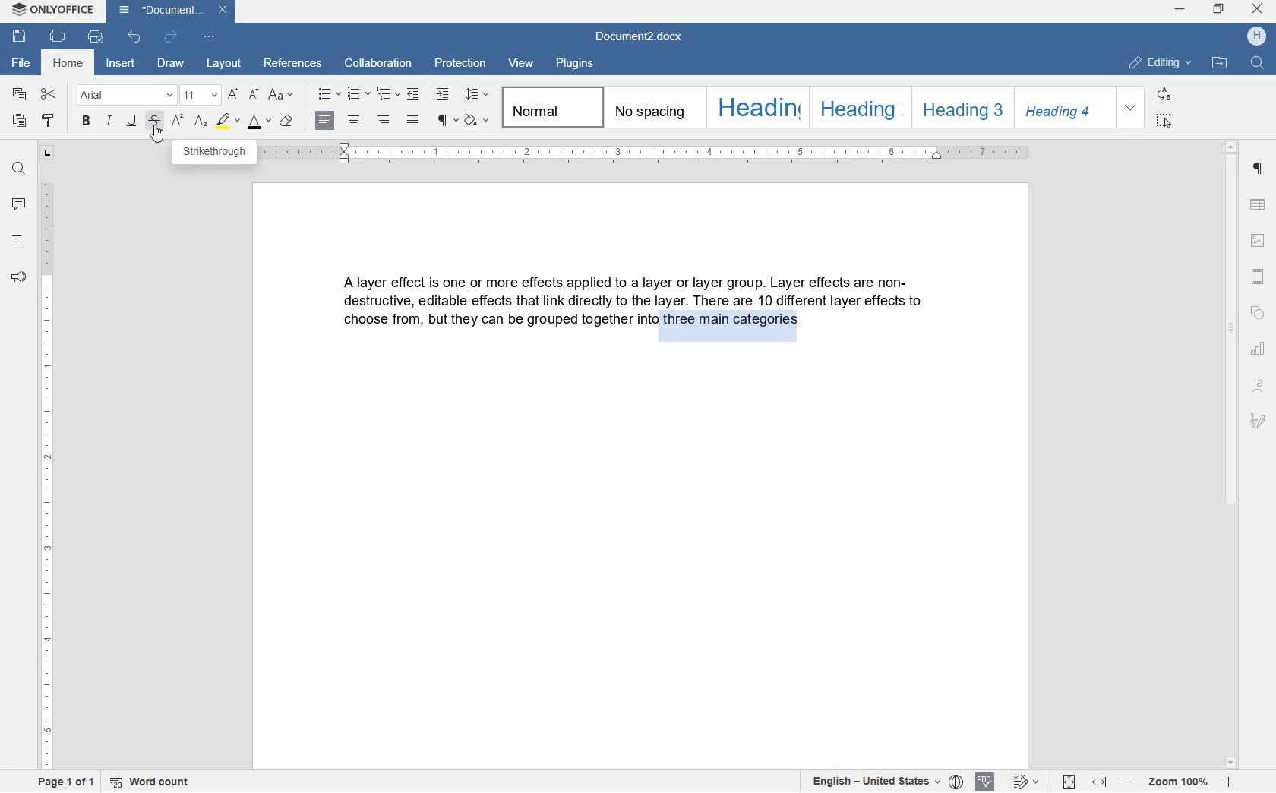  I want to click on align right, so click(385, 122).